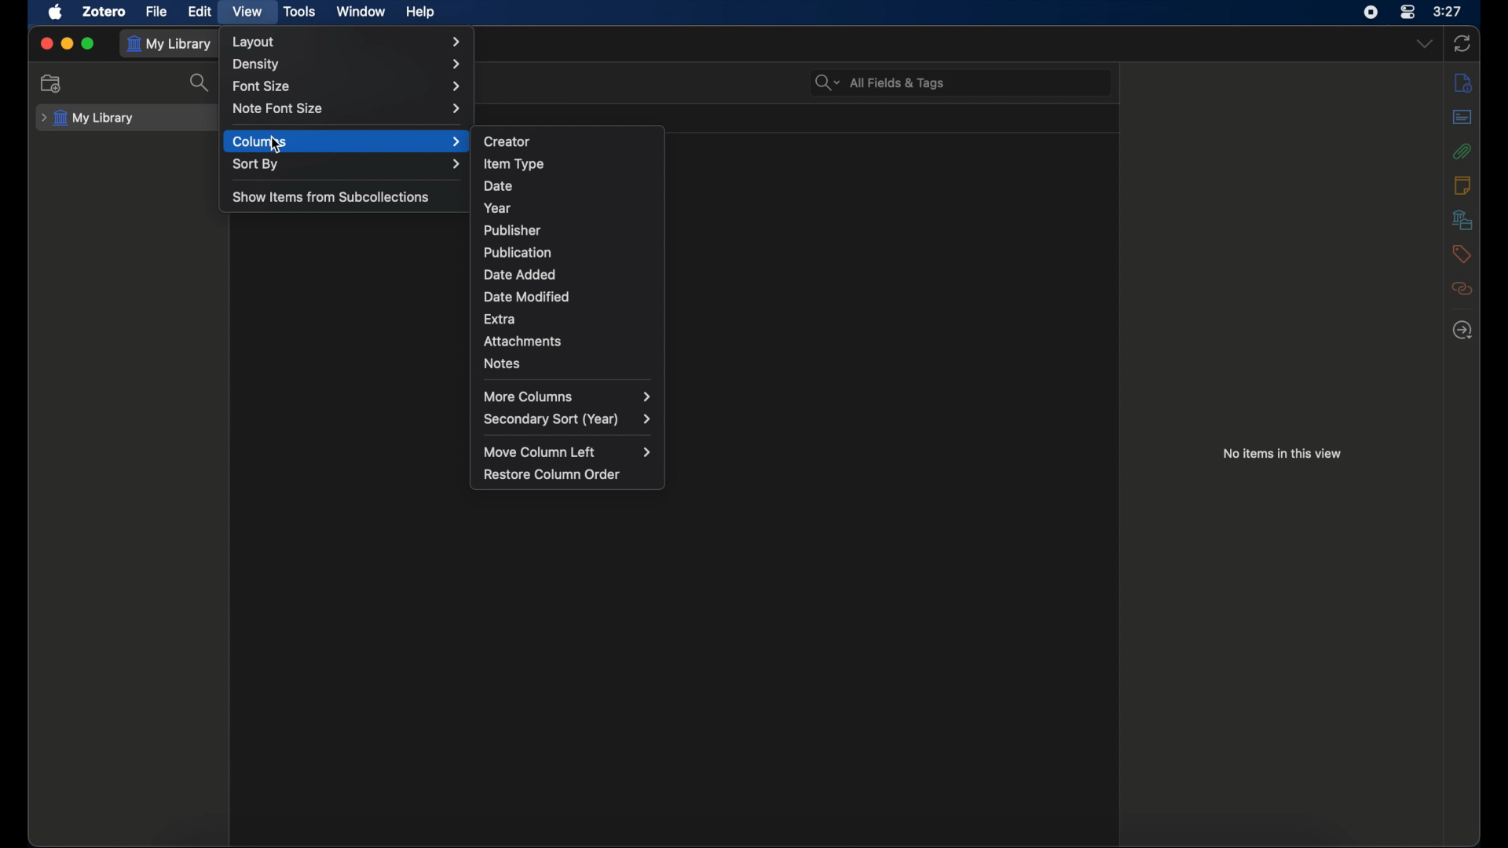  What do you see at coordinates (499, 186) in the screenshot?
I see `date` at bounding box center [499, 186].